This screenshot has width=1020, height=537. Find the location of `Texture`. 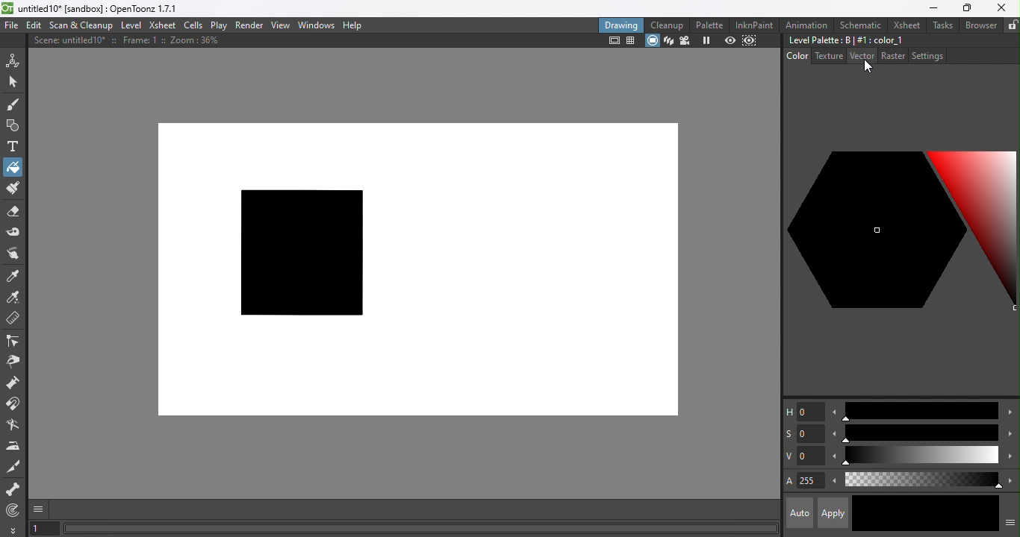

Texture is located at coordinates (827, 56).